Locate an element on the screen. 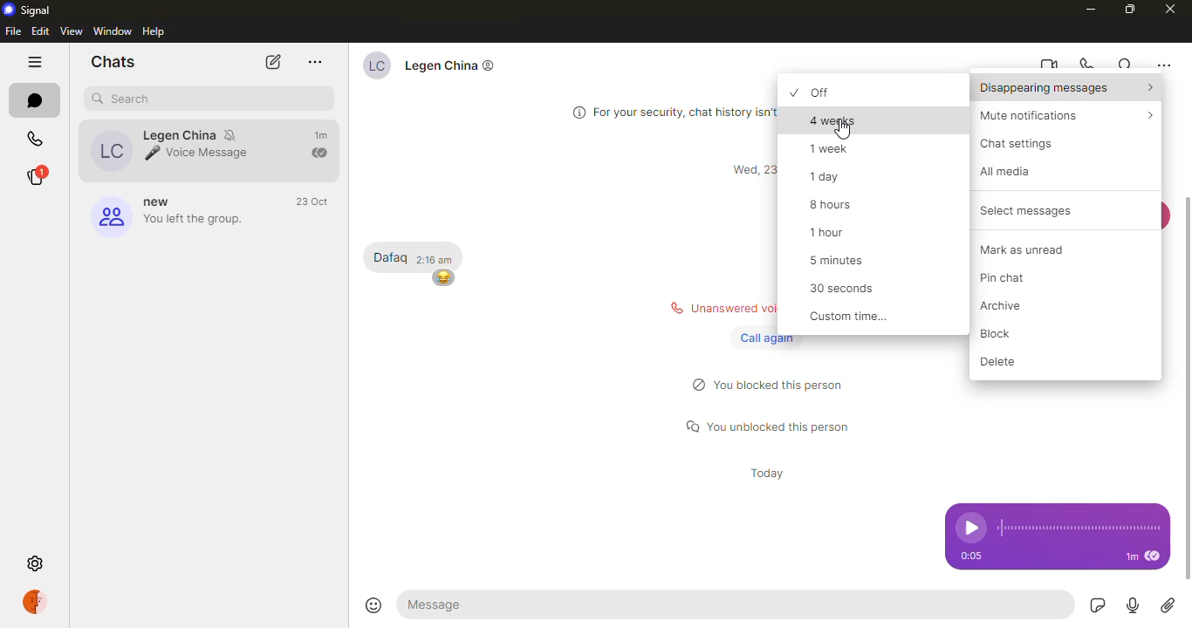  mark as unread is located at coordinates (1033, 249).